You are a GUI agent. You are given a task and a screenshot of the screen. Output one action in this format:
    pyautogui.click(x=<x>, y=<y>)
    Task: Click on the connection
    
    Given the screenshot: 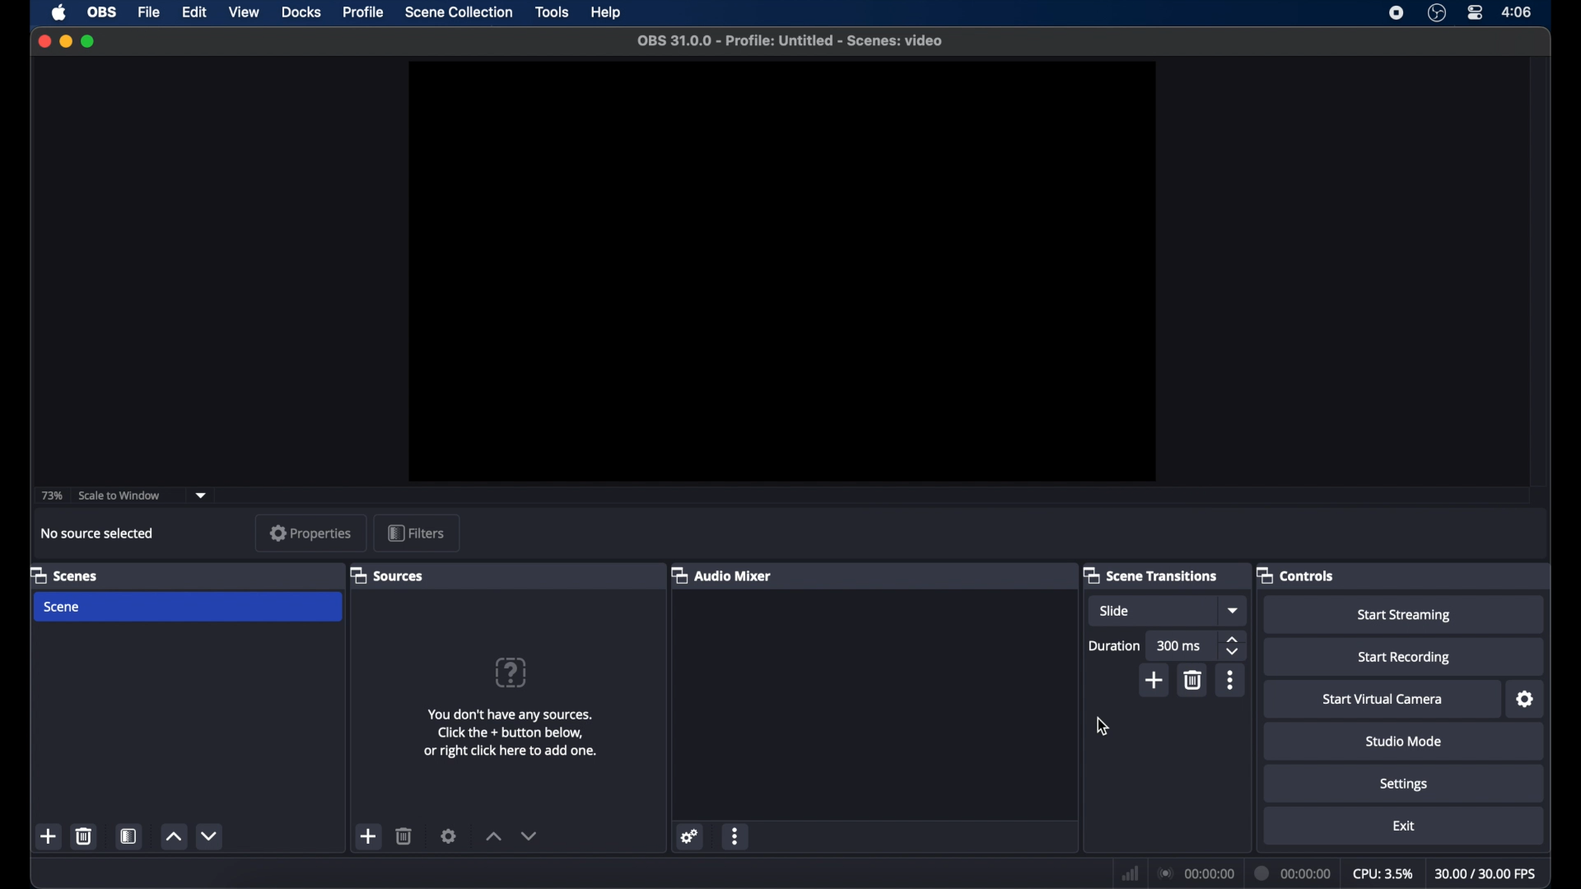 What is the action you would take?
    pyautogui.click(x=1195, y=873)
    